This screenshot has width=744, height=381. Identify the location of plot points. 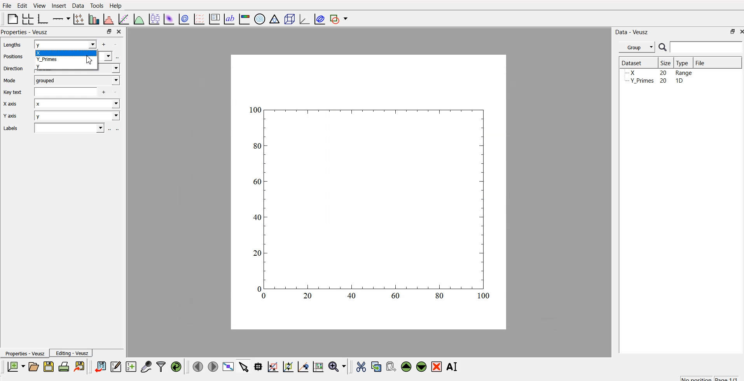
(77, 19).